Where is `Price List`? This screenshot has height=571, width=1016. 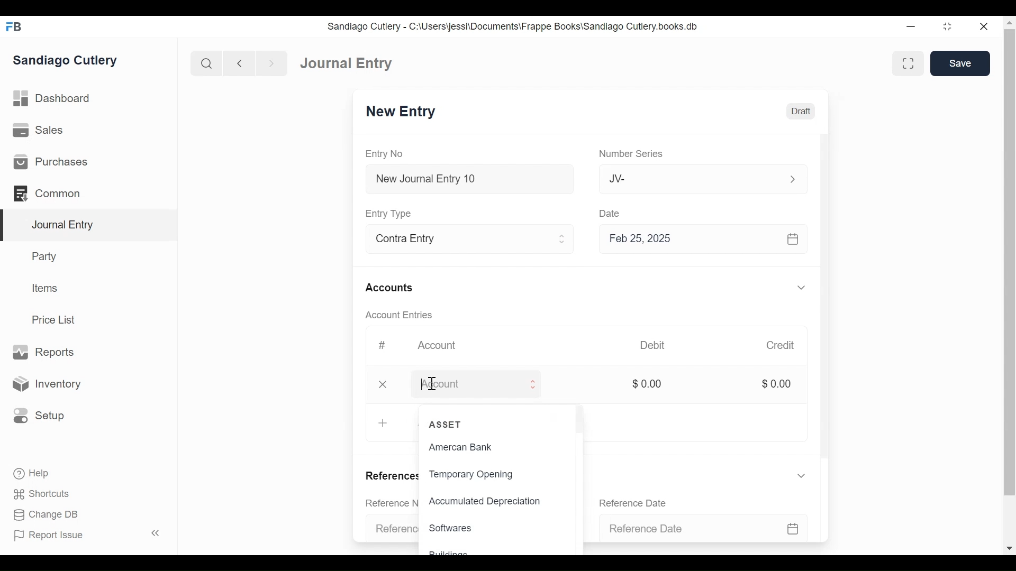
Price List is located at coordinates (56, 319).